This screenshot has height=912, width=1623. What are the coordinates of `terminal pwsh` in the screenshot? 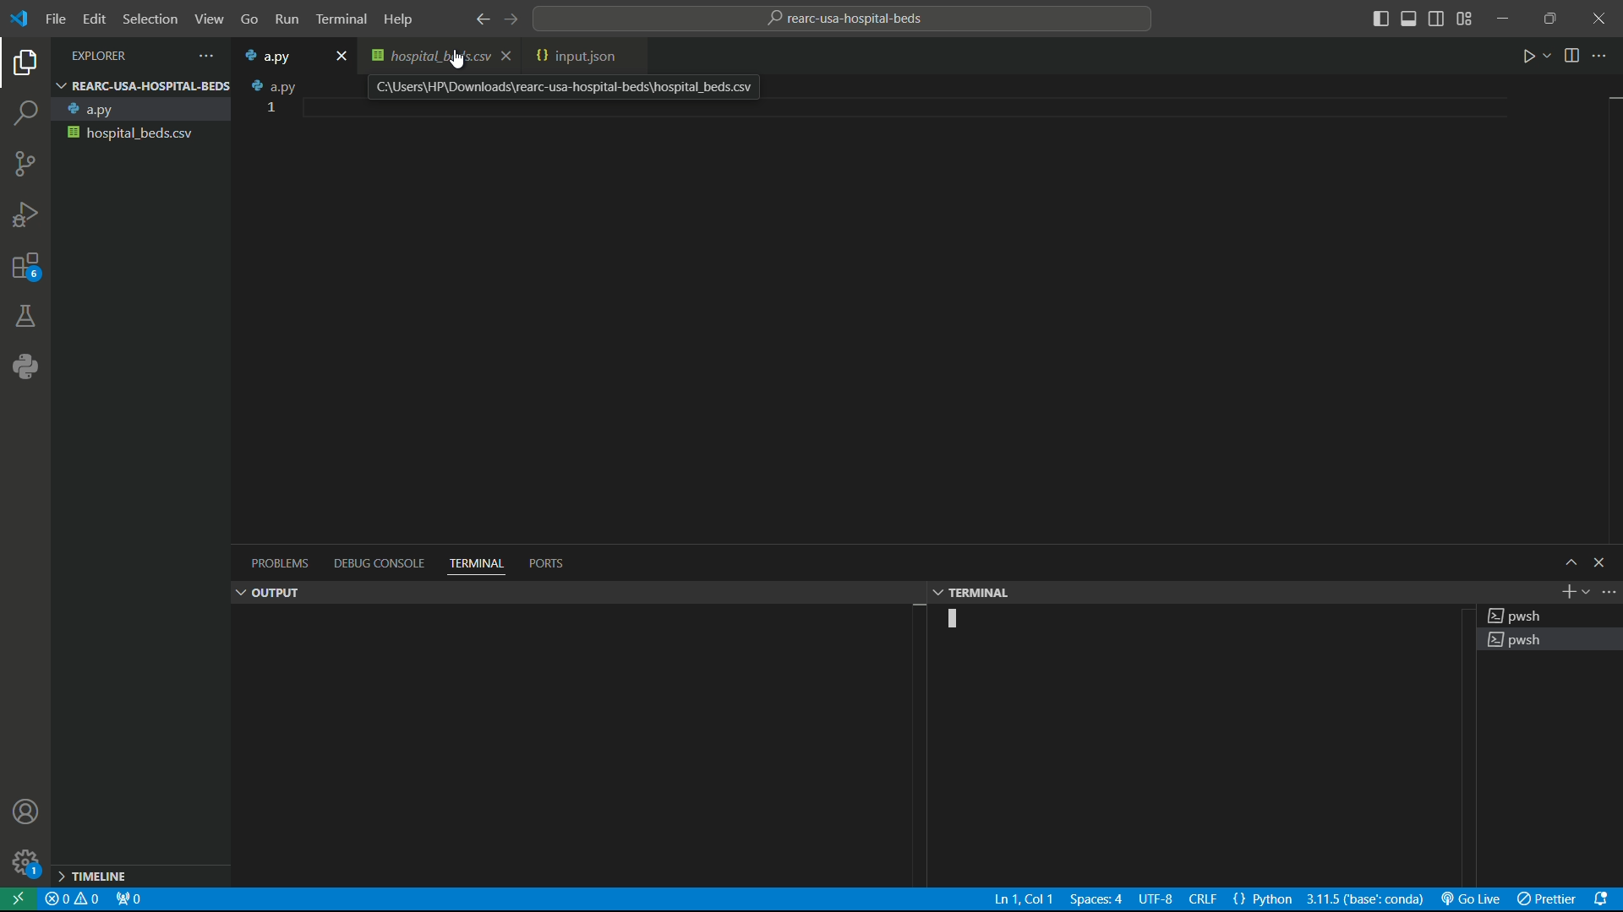 It's located at (1550, 640).